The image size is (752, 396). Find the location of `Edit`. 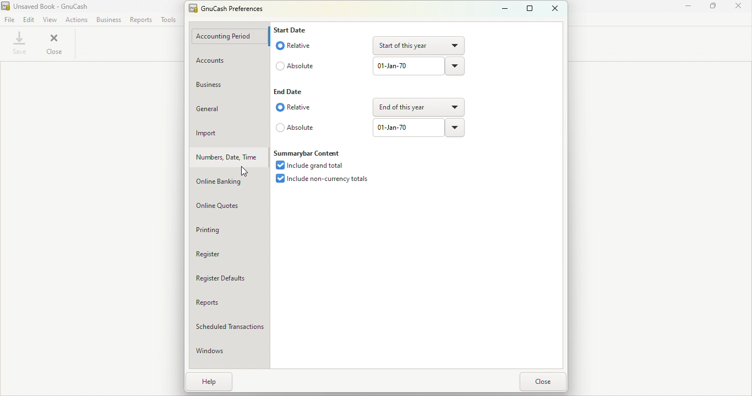

Edit is located at coordinates (29, 19).